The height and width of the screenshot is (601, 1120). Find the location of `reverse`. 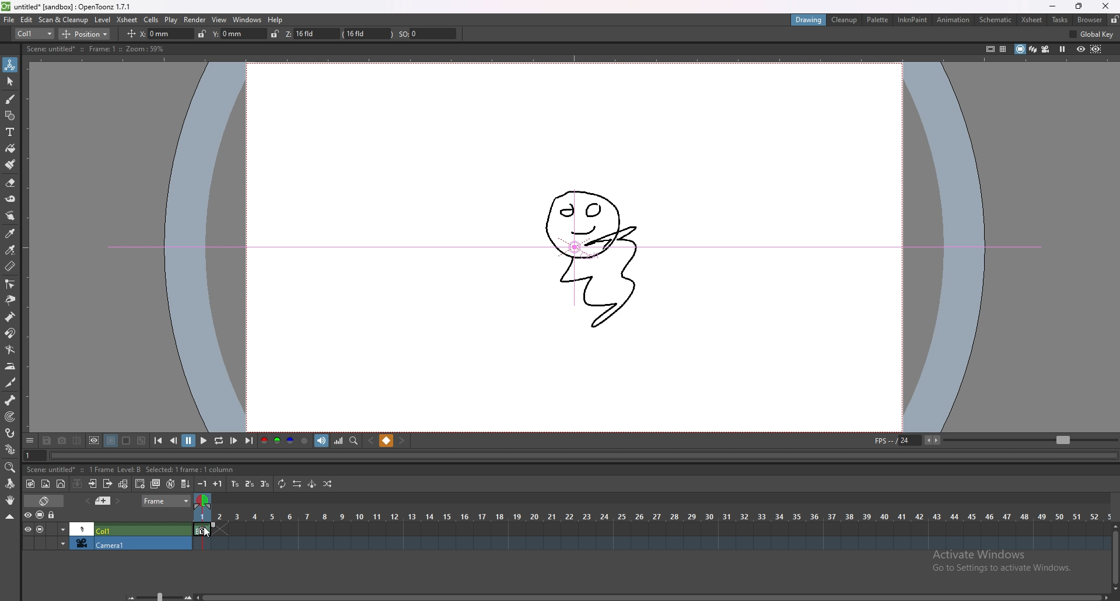

reverse is located at coordinates (296, 484).